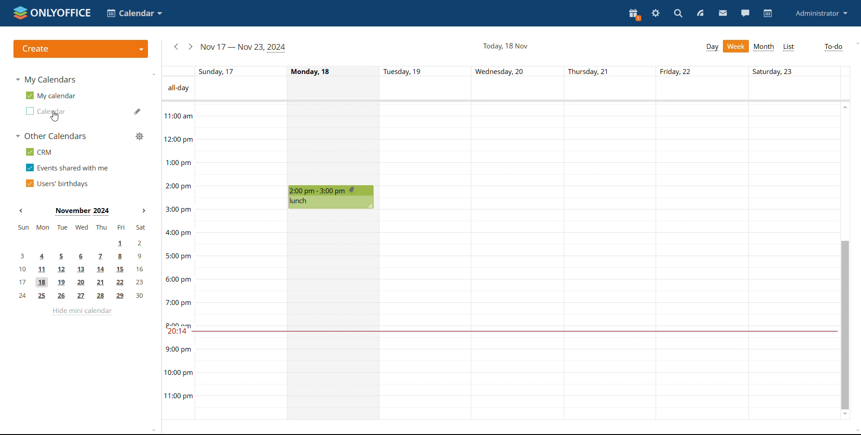 This screenshot has height=435, width=861. I want to click on create, so click(80, 49).